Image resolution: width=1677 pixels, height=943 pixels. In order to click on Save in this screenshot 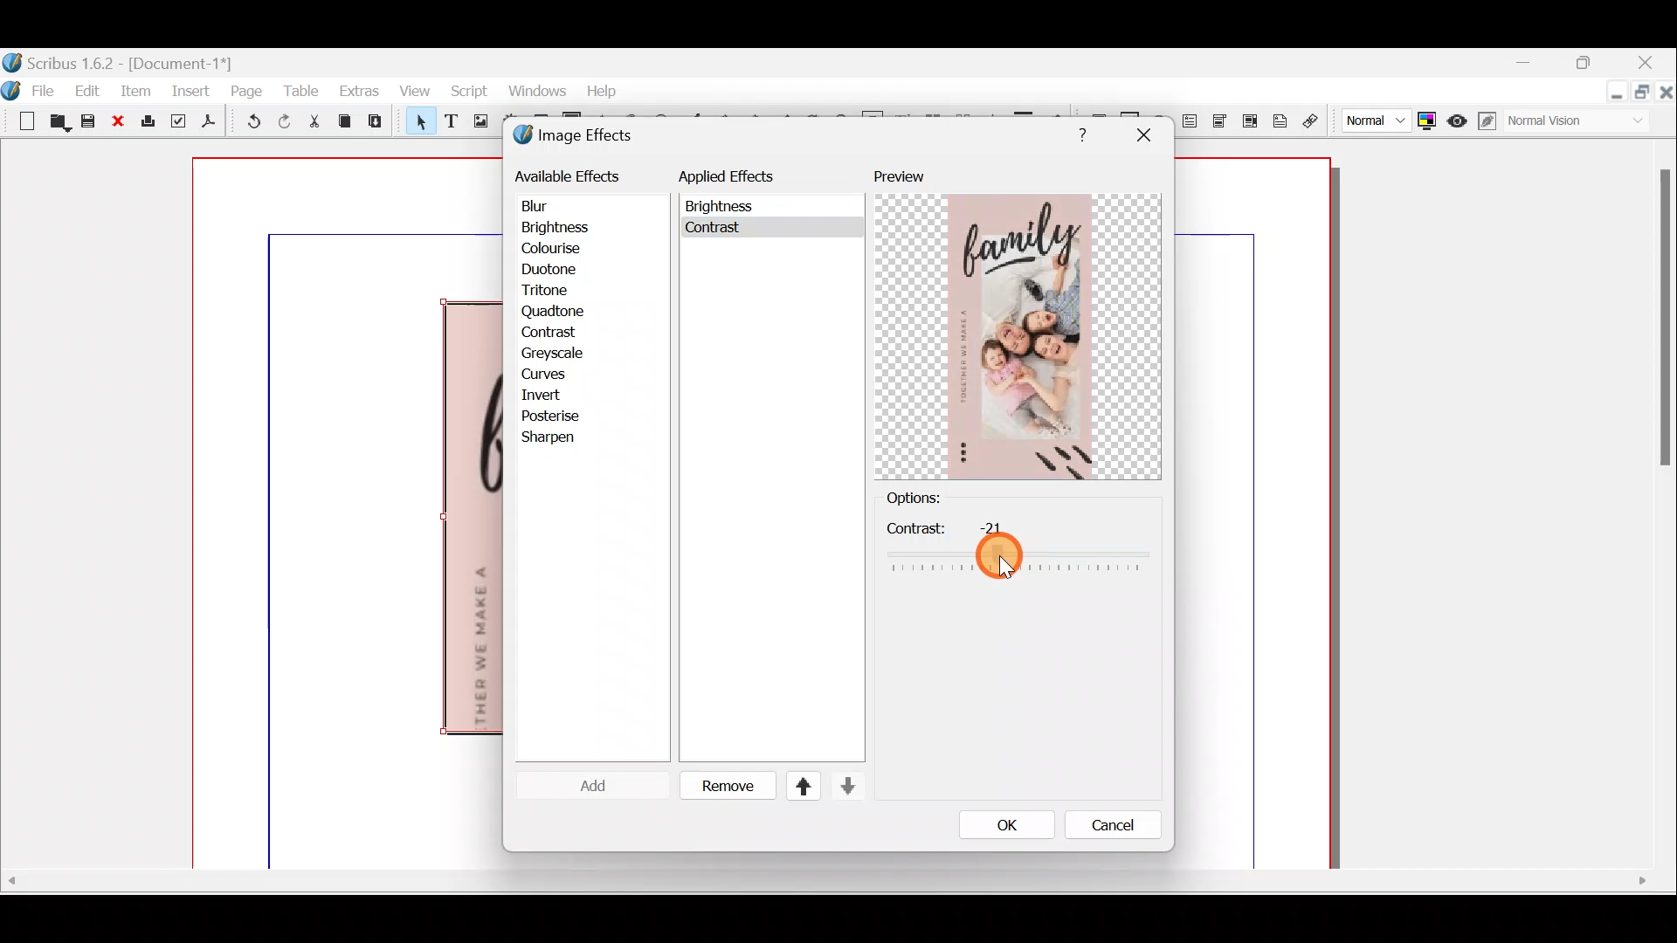, I will do `click(91, 123)`.